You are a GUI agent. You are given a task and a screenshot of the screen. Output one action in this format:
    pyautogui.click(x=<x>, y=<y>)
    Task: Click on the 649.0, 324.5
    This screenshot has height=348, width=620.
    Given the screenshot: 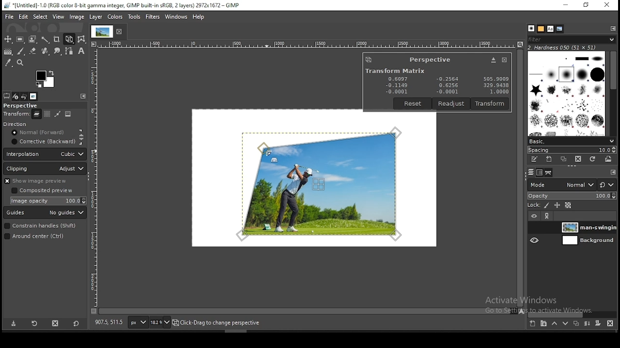 What is the action you would take?
    pyautogui.click(x=108, y=323)
    